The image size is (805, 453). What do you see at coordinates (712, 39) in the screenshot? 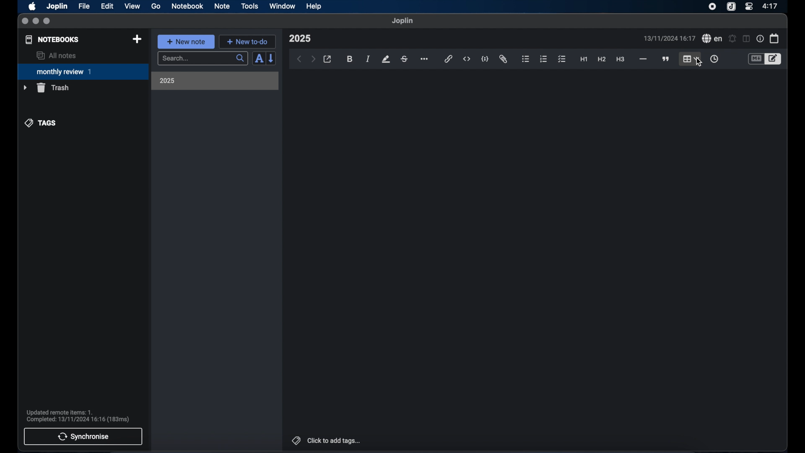
I see `spel check` at bounding box center [712, 39].